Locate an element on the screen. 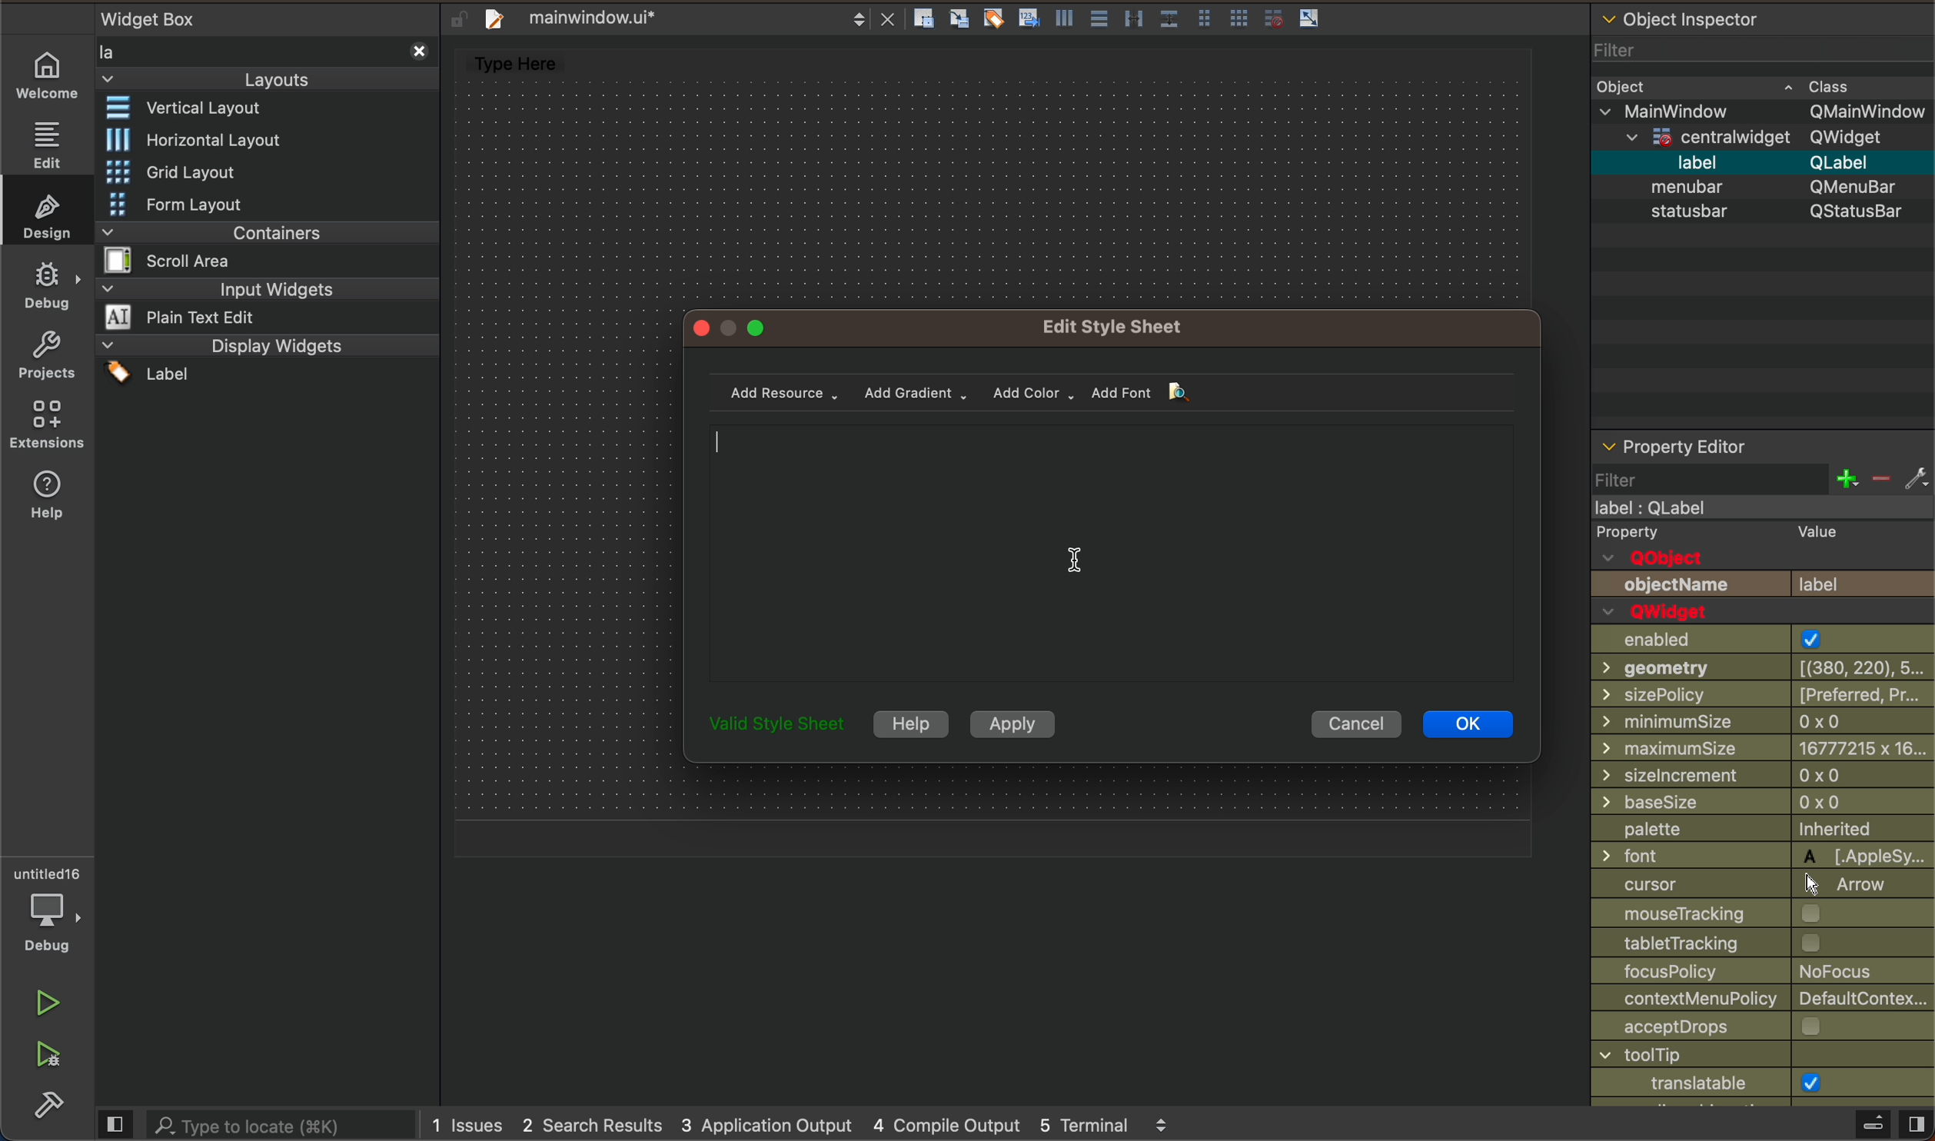 This screenshot has height=1141, width=1935. 5 terminal is located at coordinates (1111, 1125).